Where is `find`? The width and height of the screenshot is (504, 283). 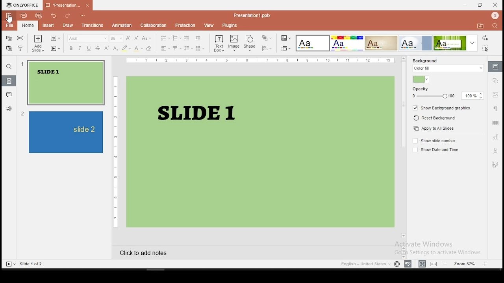 find is located at coordinates (8, 66).